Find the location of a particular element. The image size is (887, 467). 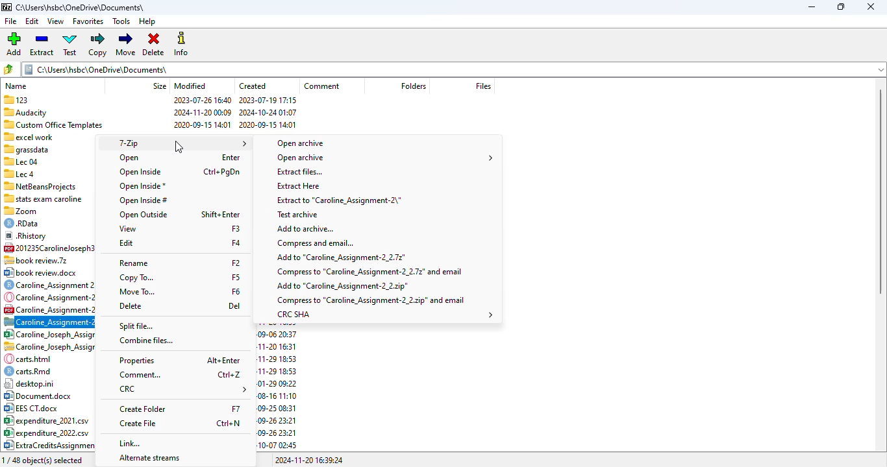

181 192 is located at coordinates (224, 460).